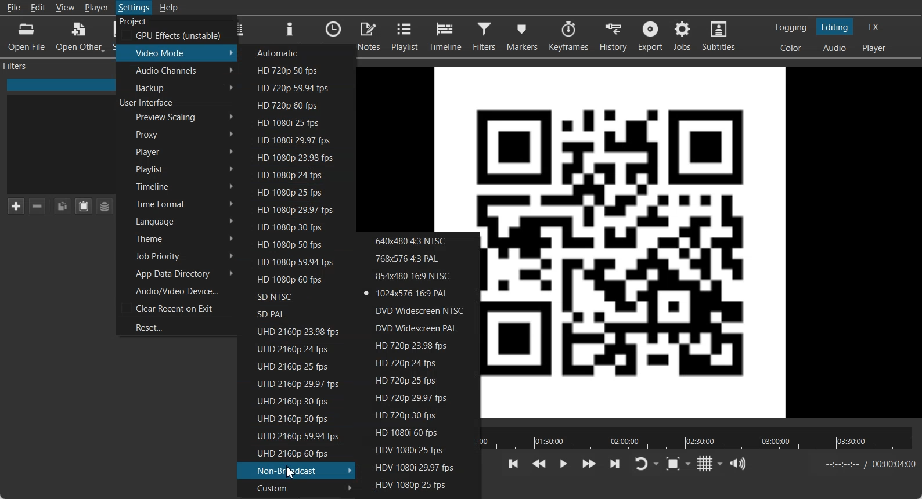 The image size is (922, 499). What do you see at coordinates (291, 400) in the screenshot?
I see `UHD 2160p 30 fps` at bounding box center [291, 400].